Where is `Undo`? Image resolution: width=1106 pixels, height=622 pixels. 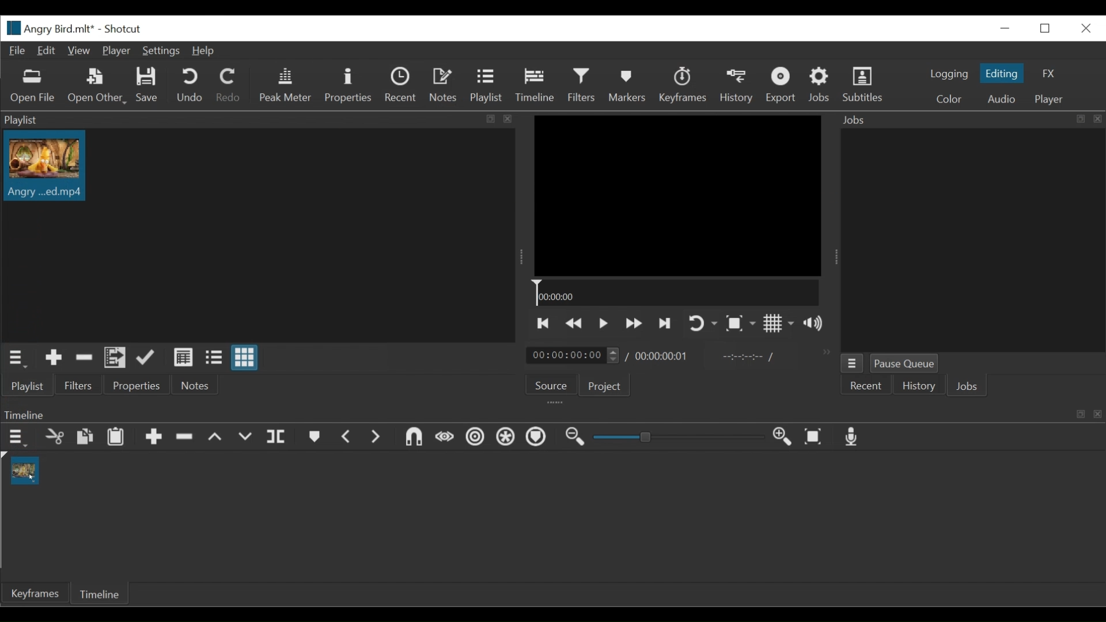
Undo is located at coordinates (190, 85).